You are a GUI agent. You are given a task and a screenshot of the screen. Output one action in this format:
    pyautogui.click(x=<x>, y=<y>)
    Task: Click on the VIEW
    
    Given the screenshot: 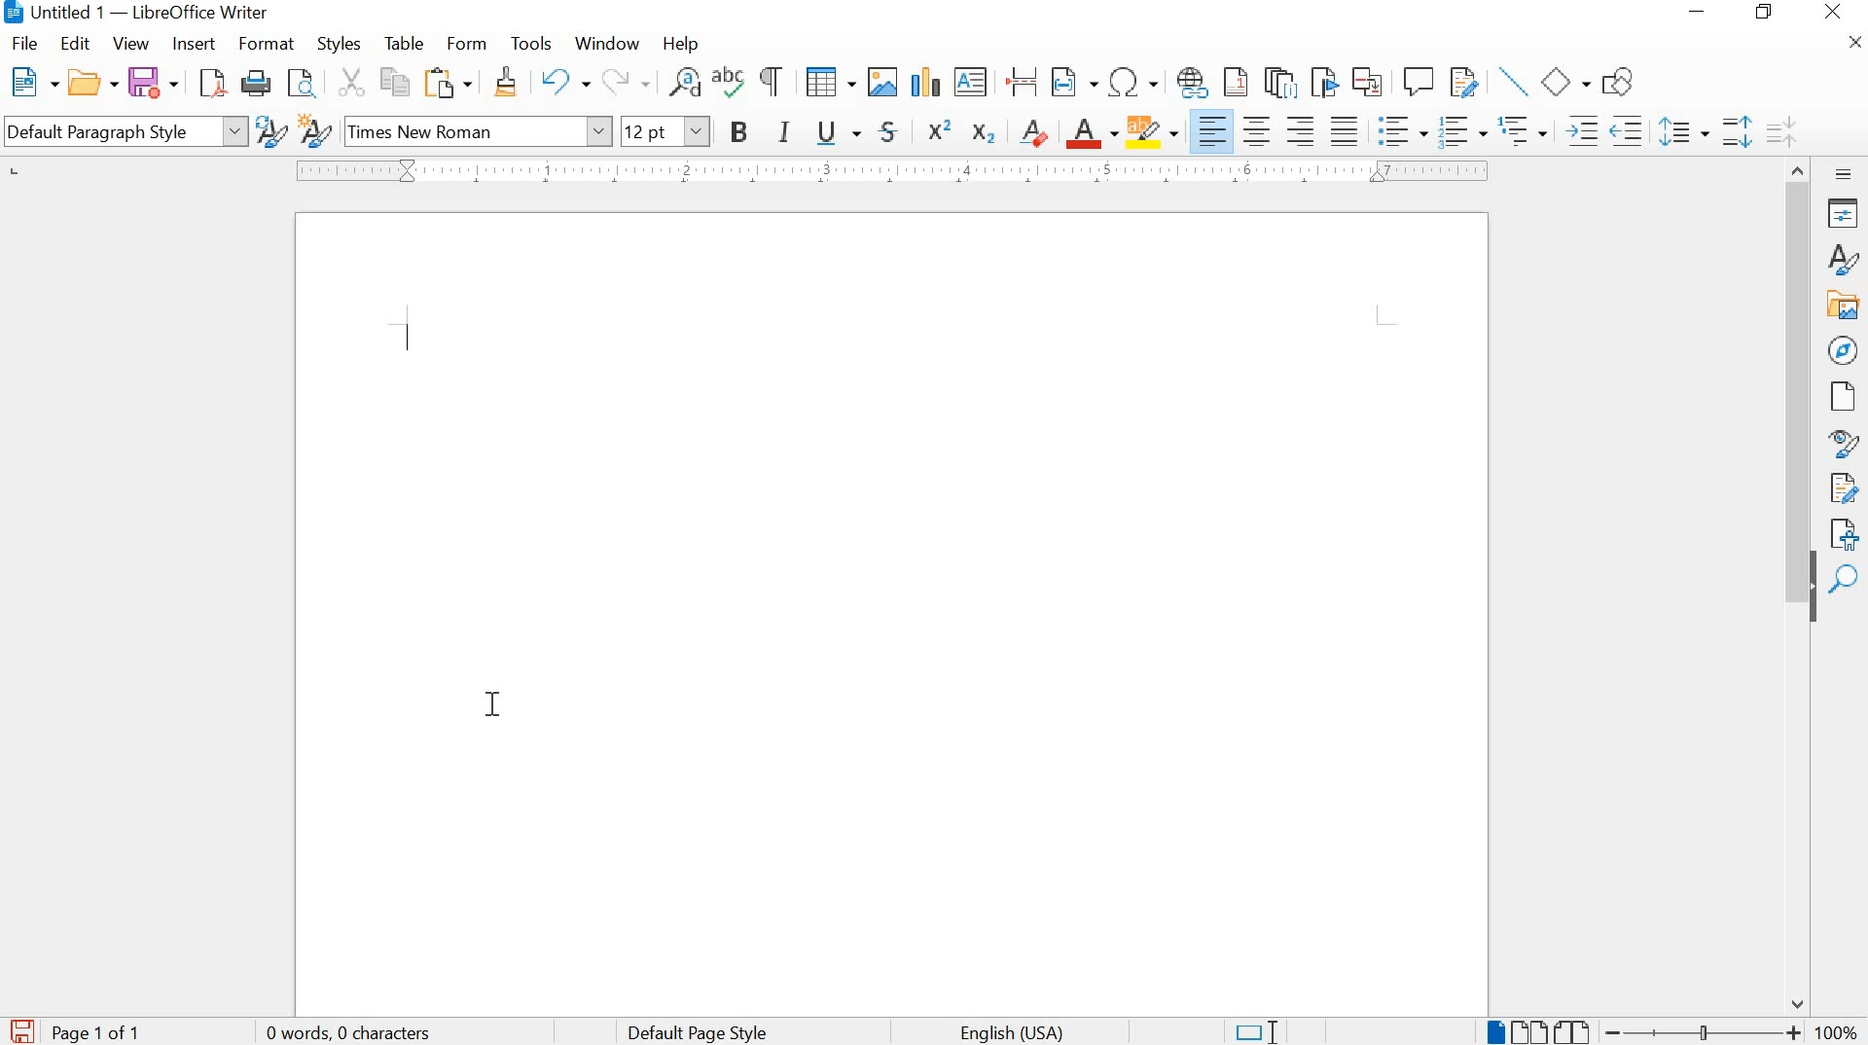 What is the action you would take?
    pyautogui.click(x=132, y=45)
    